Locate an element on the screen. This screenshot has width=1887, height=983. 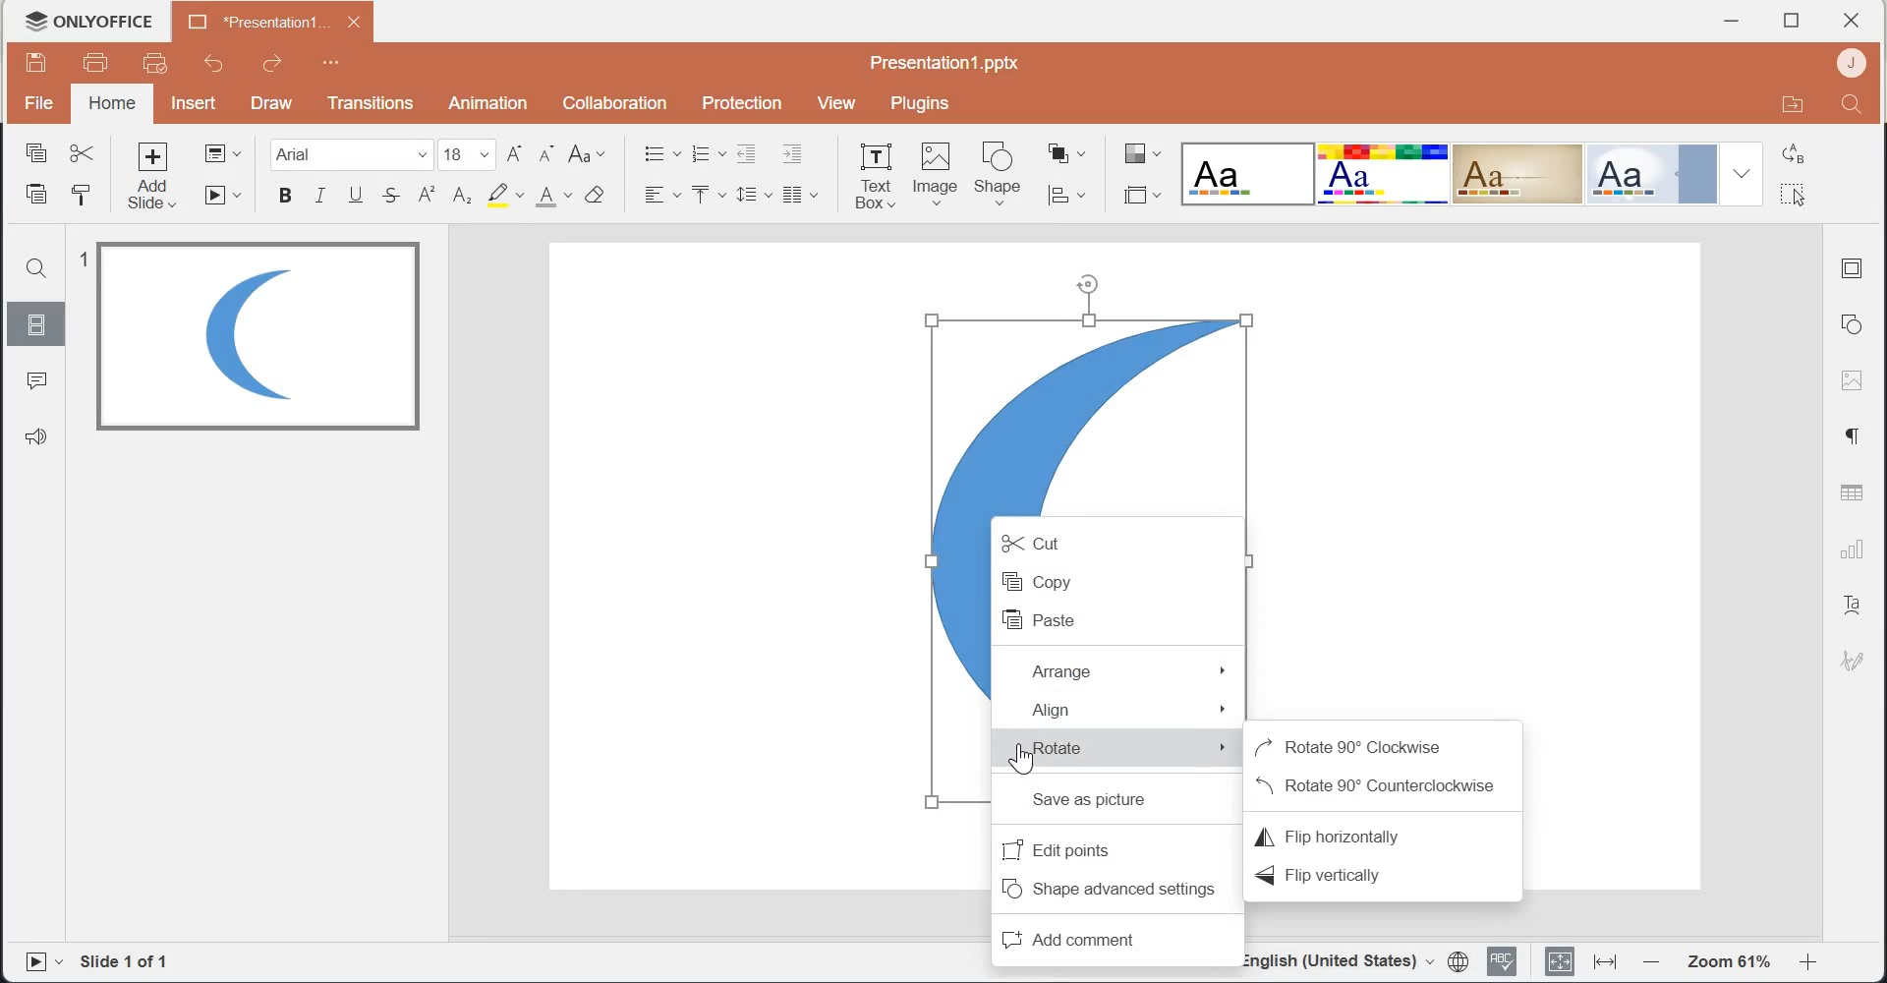
Undo is located at coordinates (212, 65).